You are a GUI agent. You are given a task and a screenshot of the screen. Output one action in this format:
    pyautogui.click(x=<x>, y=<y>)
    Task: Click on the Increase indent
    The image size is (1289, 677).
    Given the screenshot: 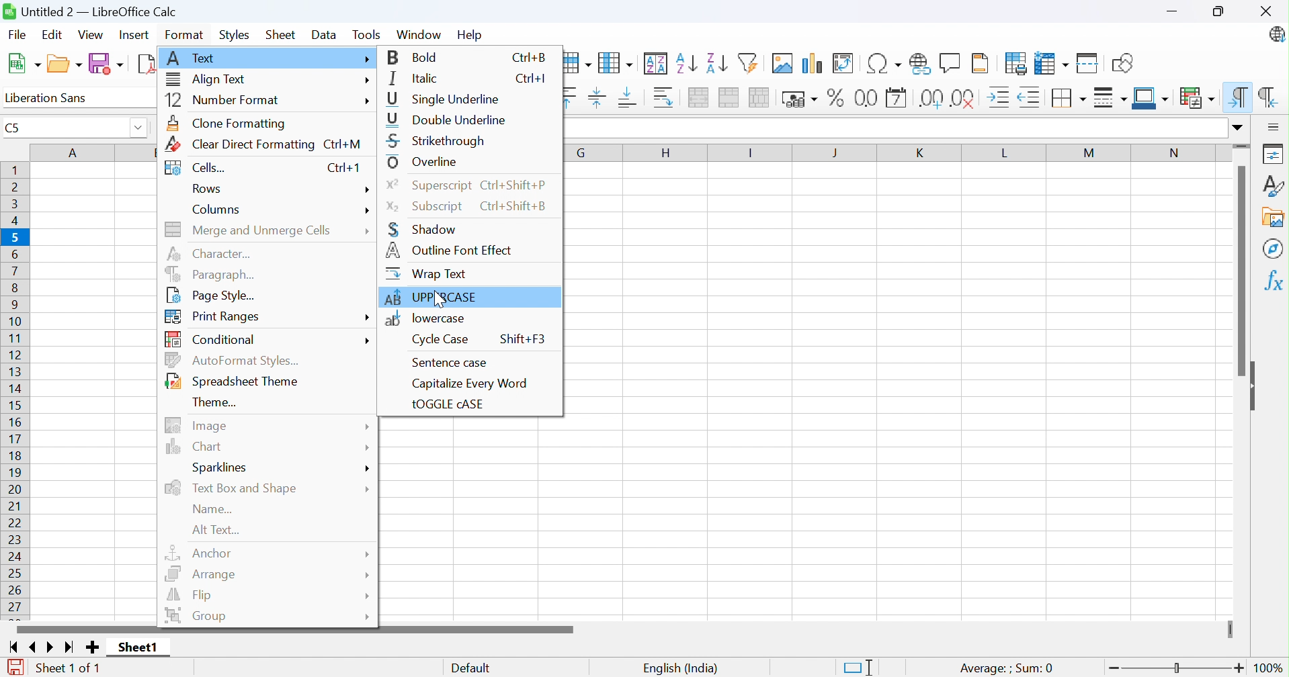 What is the action you would take?
    pyautogui.click(x=997, y=96)
    